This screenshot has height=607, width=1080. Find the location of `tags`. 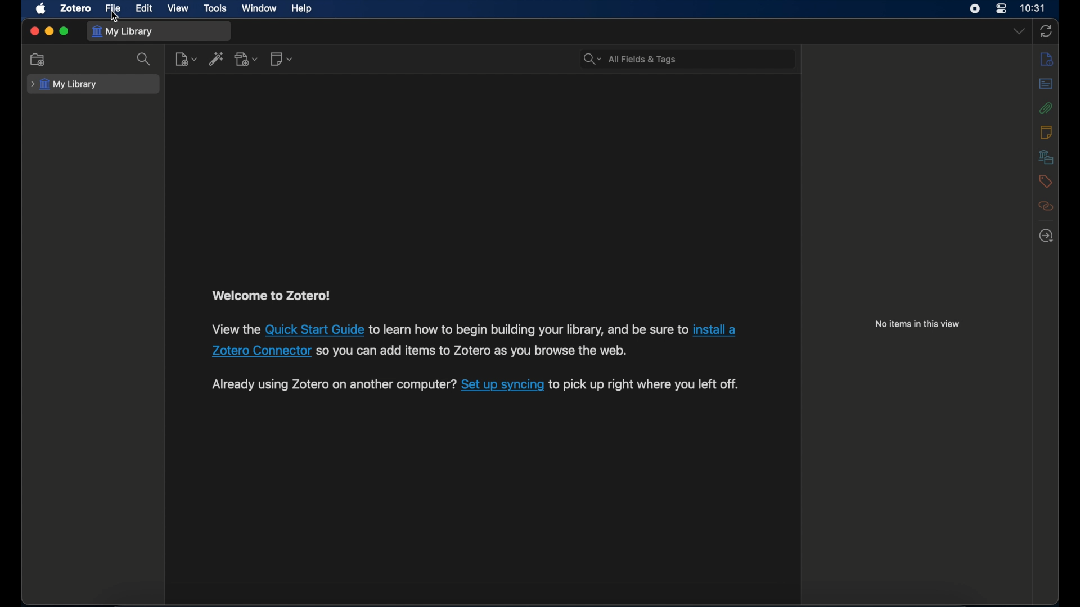

tags is located at coordinates (1045, 182).